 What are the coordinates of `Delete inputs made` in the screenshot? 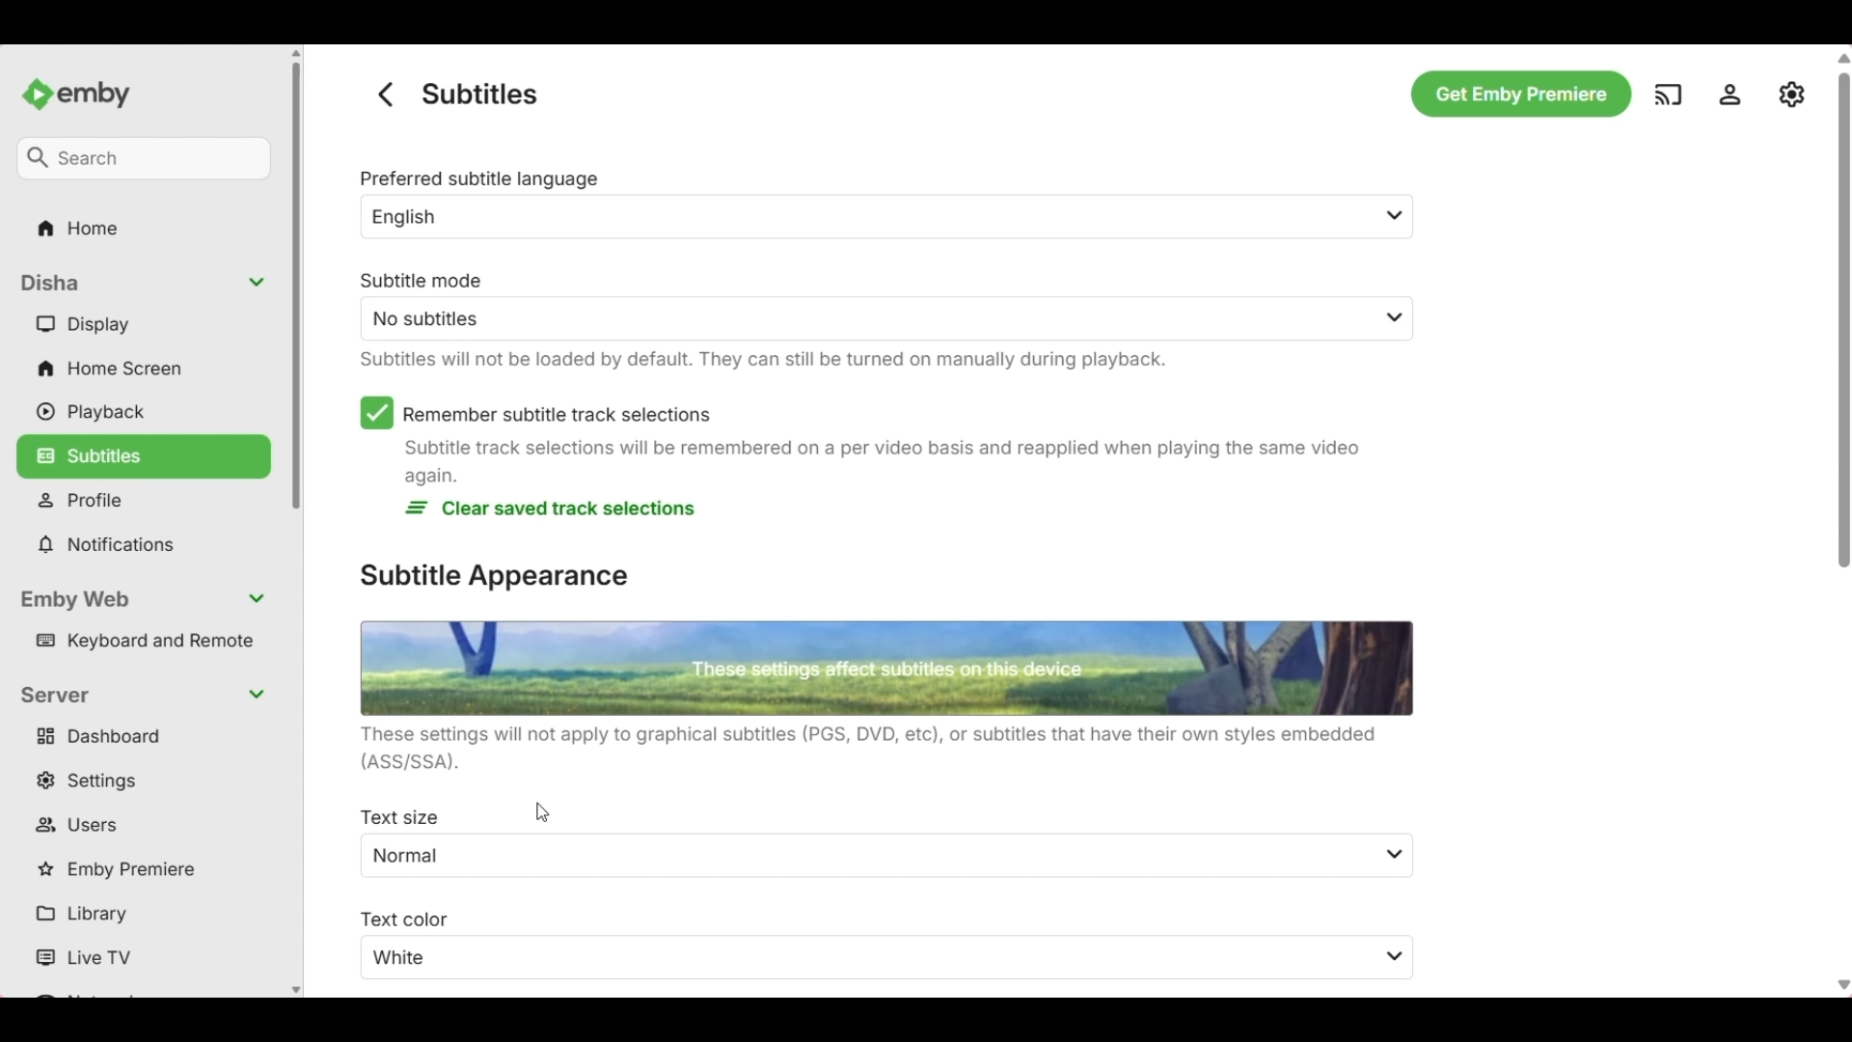 It's located at (550, 508).